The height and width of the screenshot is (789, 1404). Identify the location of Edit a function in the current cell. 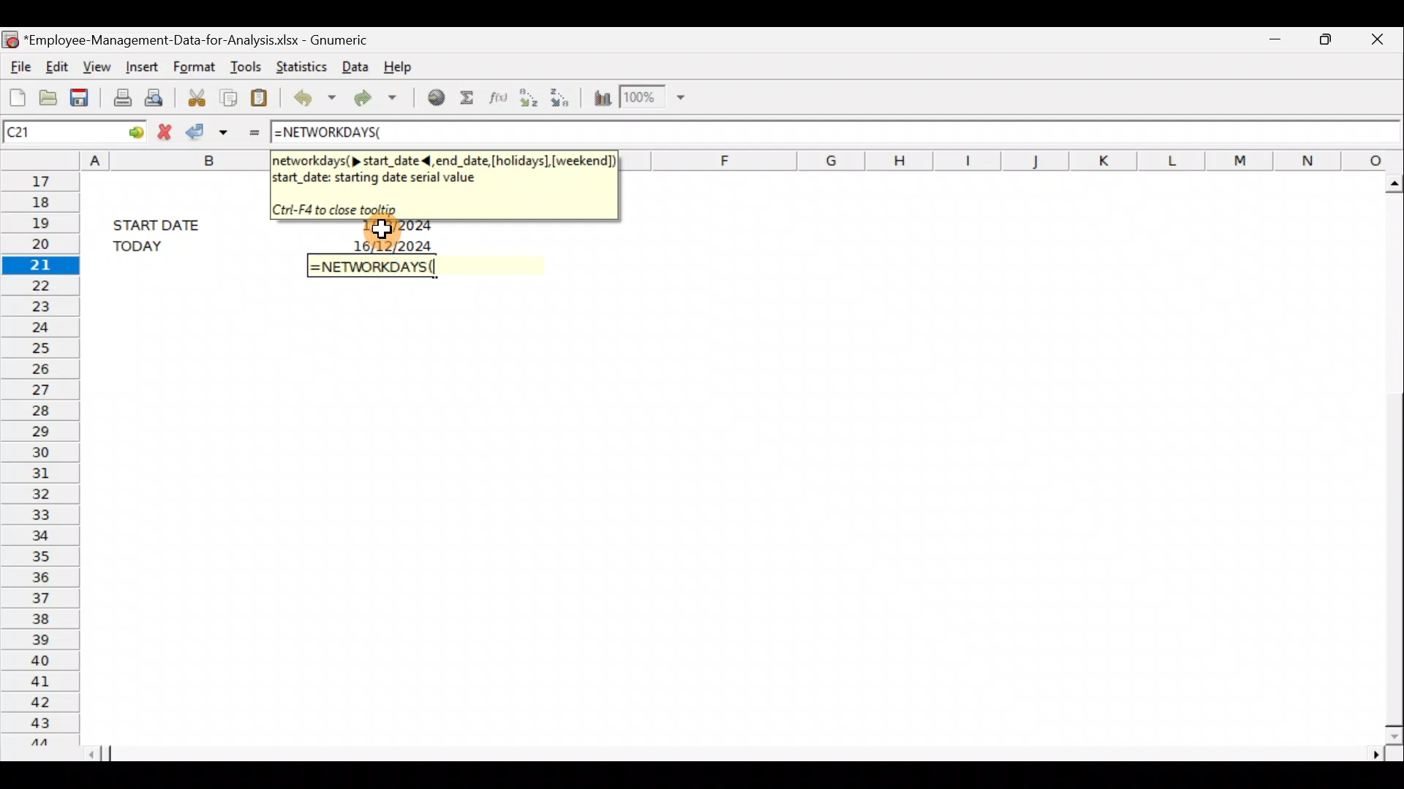
(496, 98).